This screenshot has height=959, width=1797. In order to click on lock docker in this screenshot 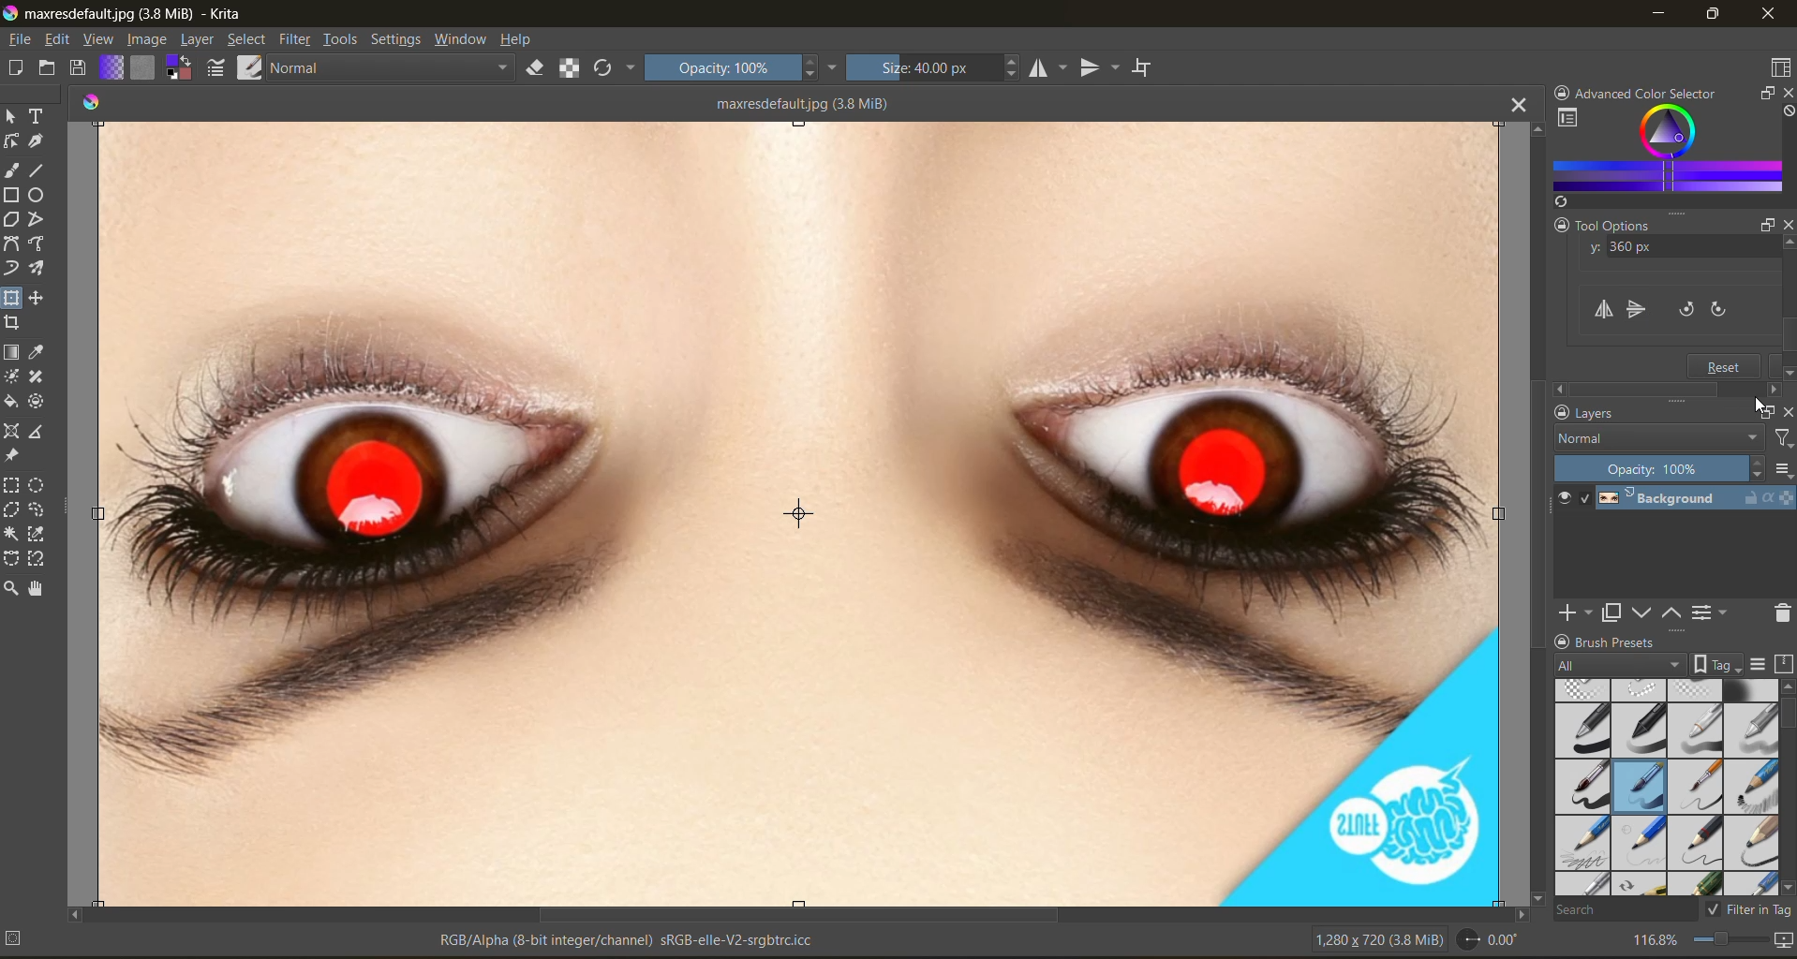, I will do `click(1563, 412)`.